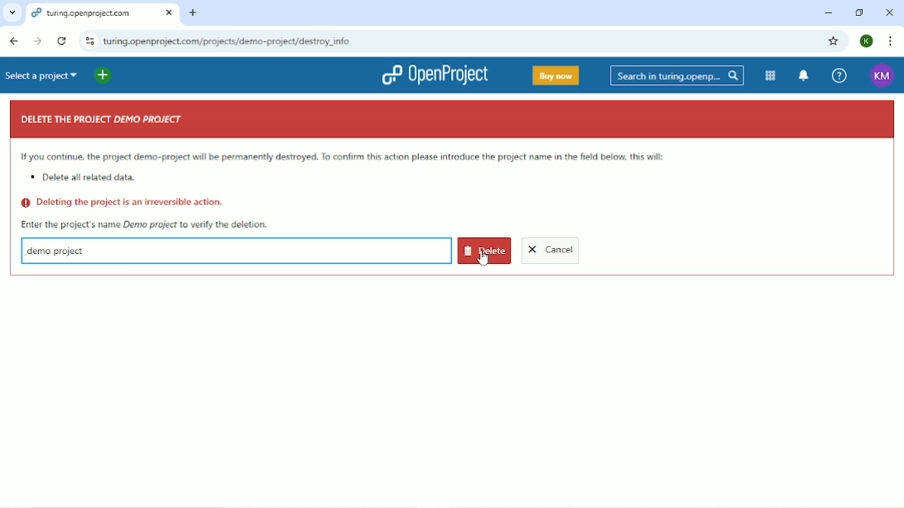  Describe the element at coordinates (826, 14) in the screenshot. I see `Minimize` at that location.